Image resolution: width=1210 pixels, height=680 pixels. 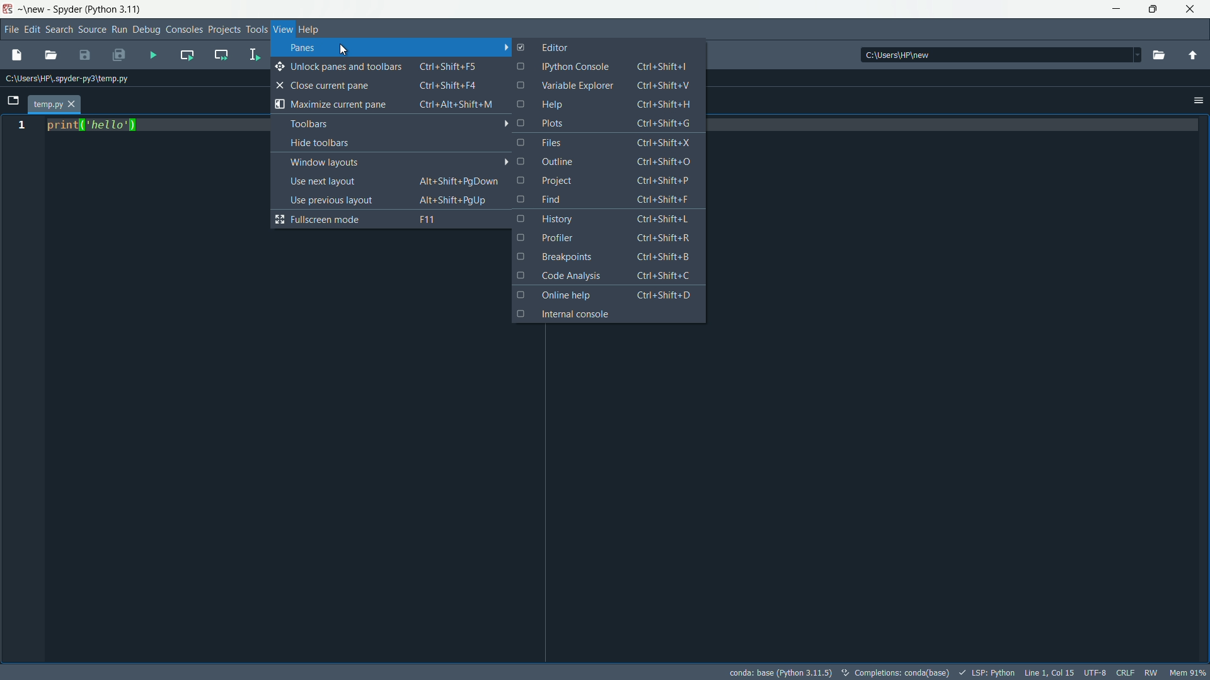 What do you see at coordinates (1049, 672) in the screenshot?
I see `Line1, col 15` at bounding box center [1049, 672].